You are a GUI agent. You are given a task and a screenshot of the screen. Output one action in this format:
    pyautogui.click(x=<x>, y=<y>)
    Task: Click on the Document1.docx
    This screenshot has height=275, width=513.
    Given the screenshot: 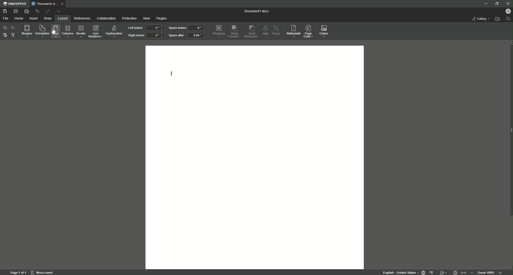 What is the action you would take?
    pyautogui.click(x=257, y=12)
    